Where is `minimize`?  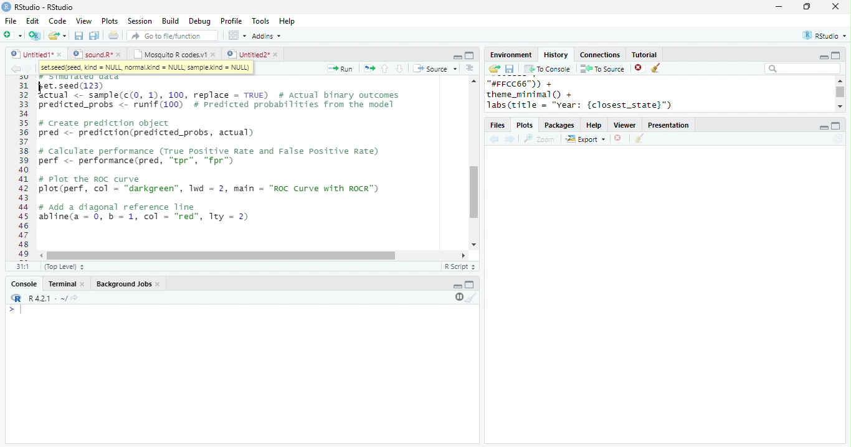
minimize is located at coordinates (457, 56).